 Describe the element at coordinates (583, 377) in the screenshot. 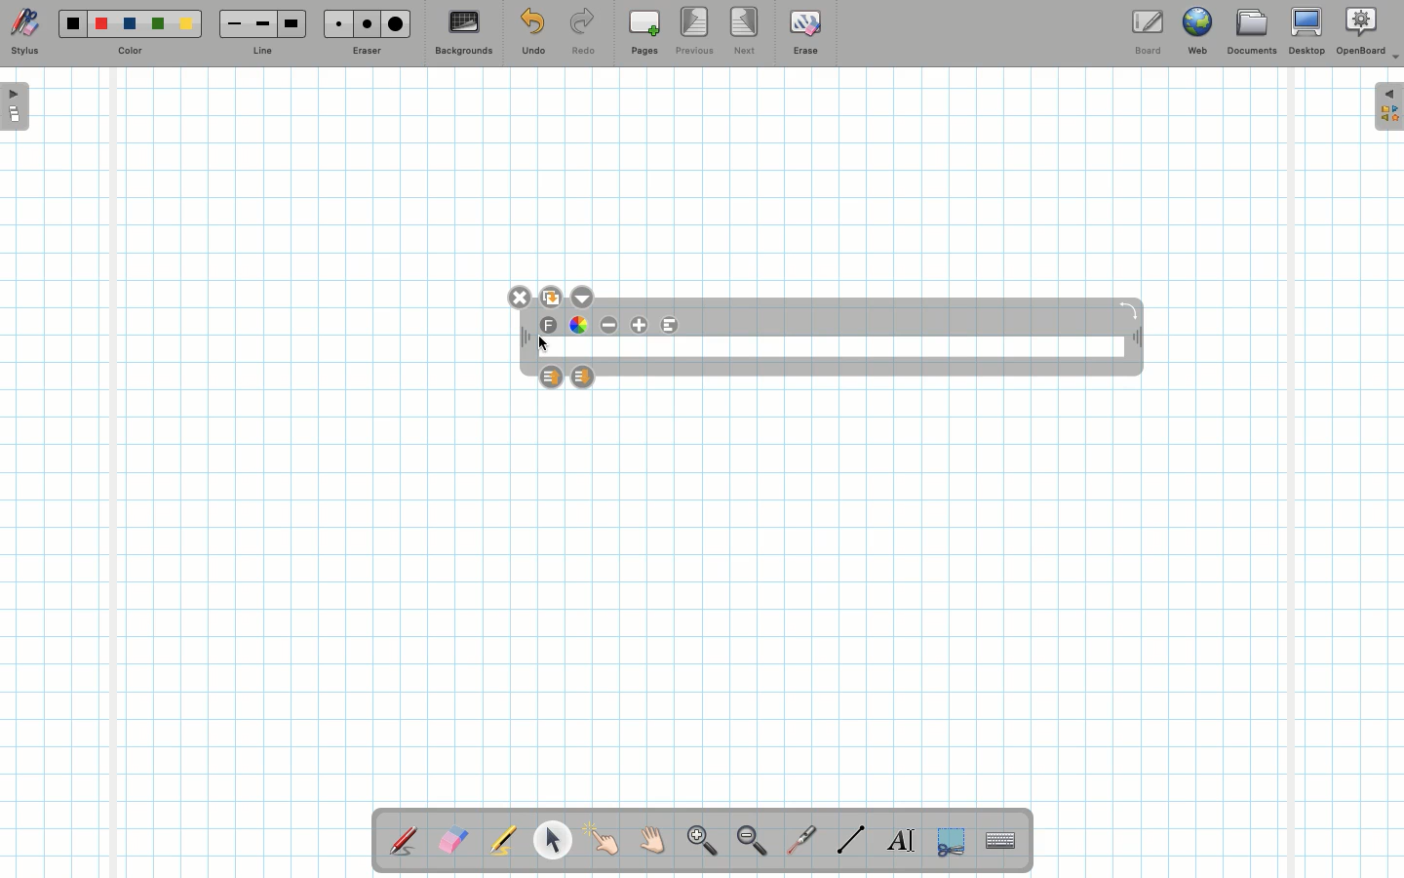

I see `Layer down` at that location.